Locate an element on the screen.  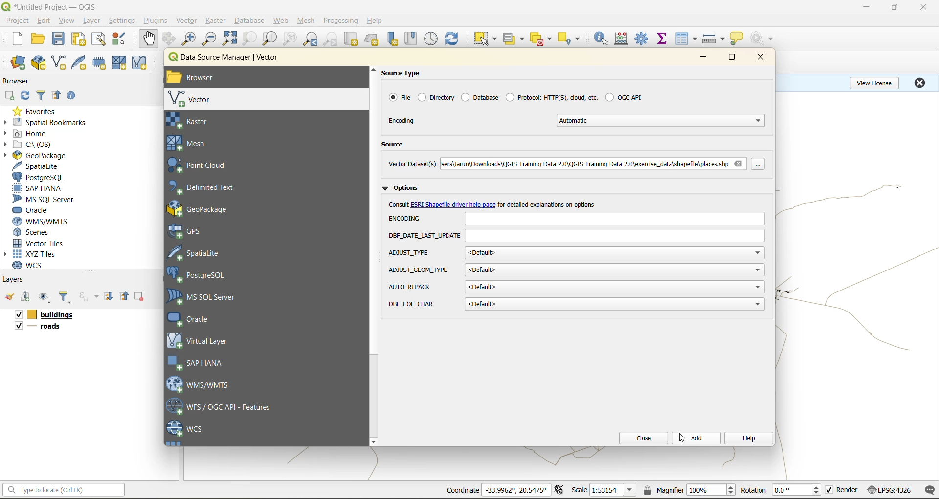
wcs is located at coordinates (33, 265).